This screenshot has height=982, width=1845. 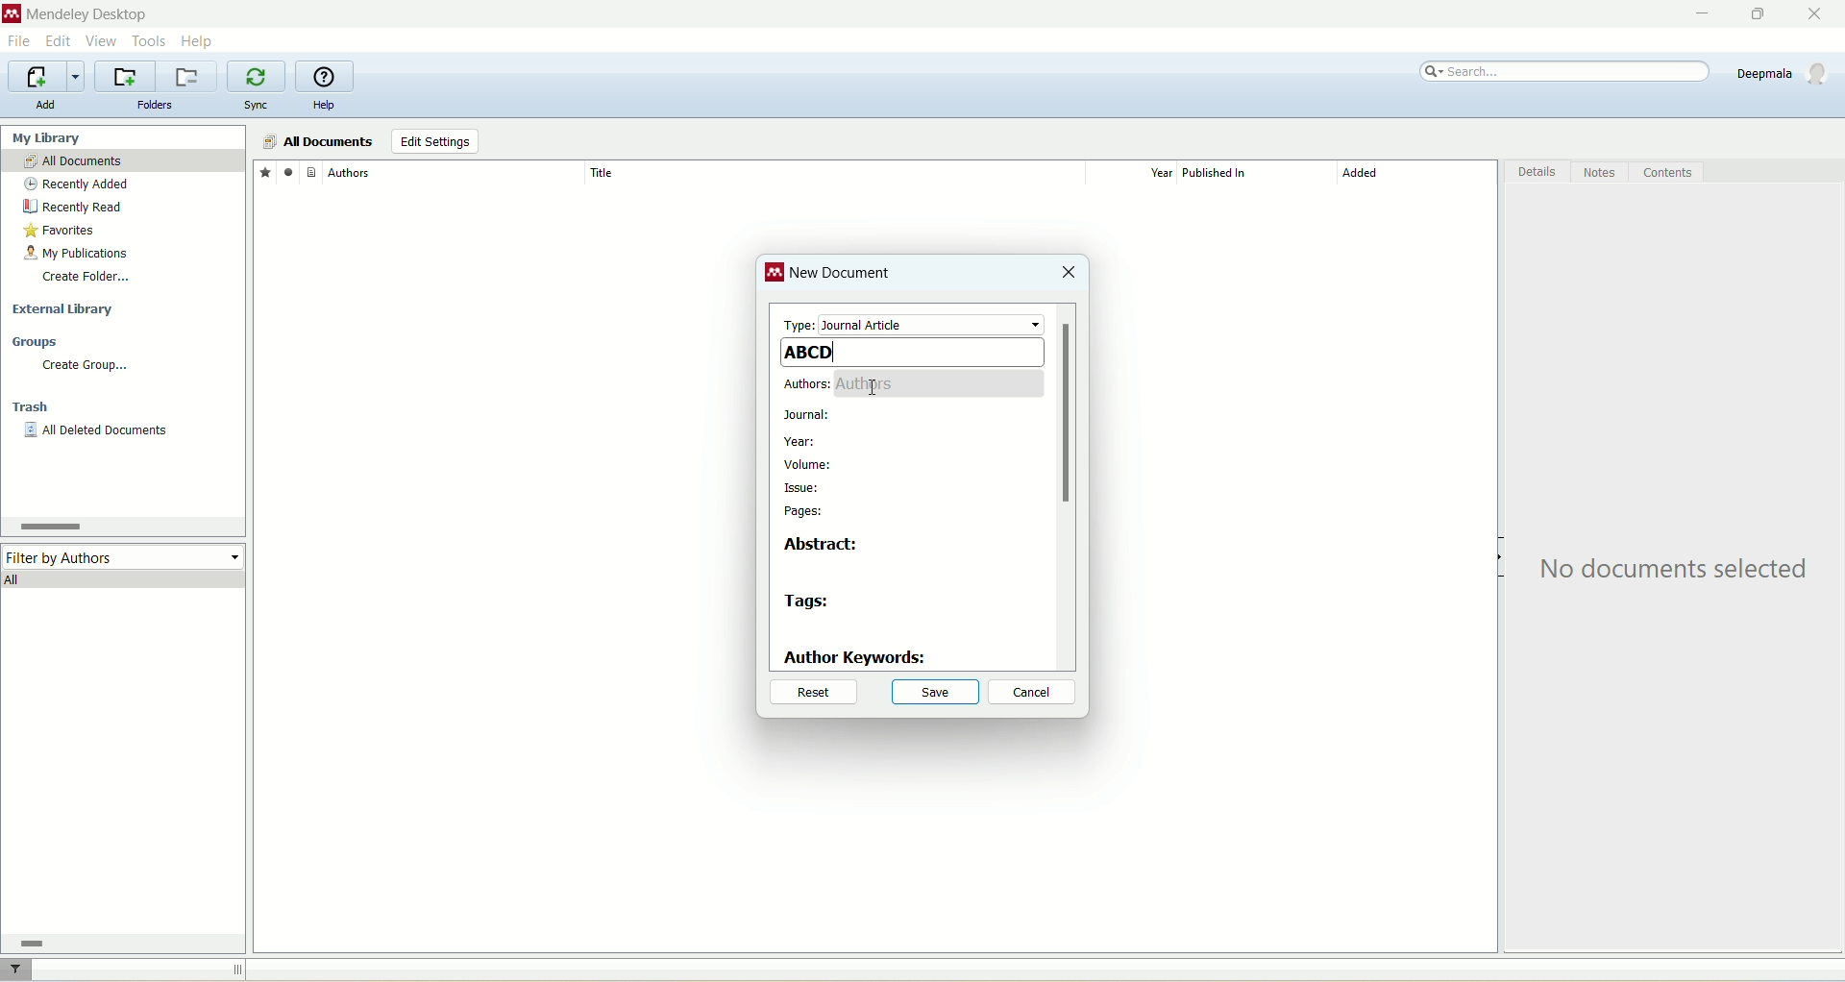 What do you see at coordinates (86, 276) in the screenshot?
I see `create folder` at bounding box center [86, 276].